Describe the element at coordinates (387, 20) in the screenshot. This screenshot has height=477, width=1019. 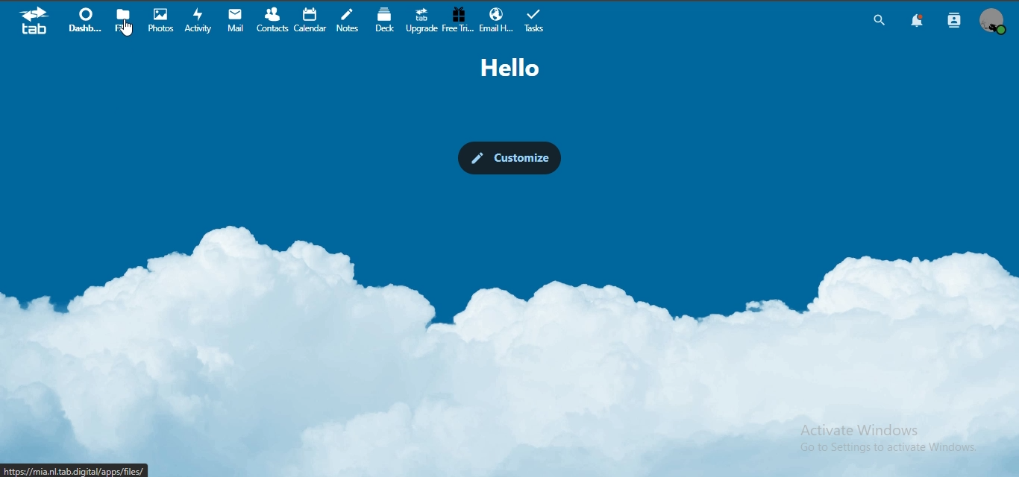
I see `deck` at that location.